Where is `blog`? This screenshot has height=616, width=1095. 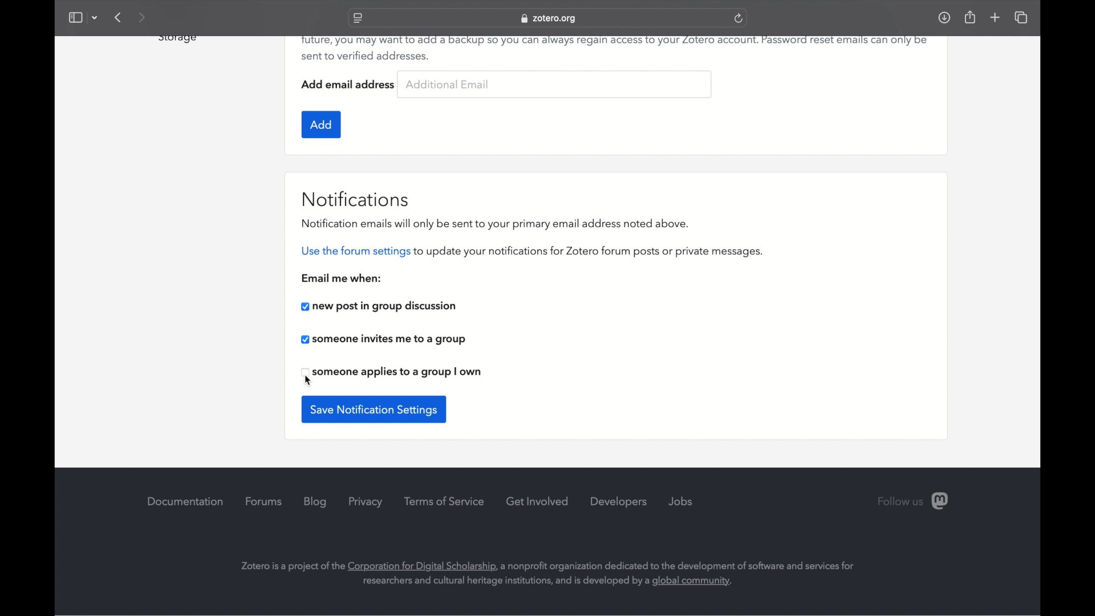
blog is located at coordinates (317, 502).